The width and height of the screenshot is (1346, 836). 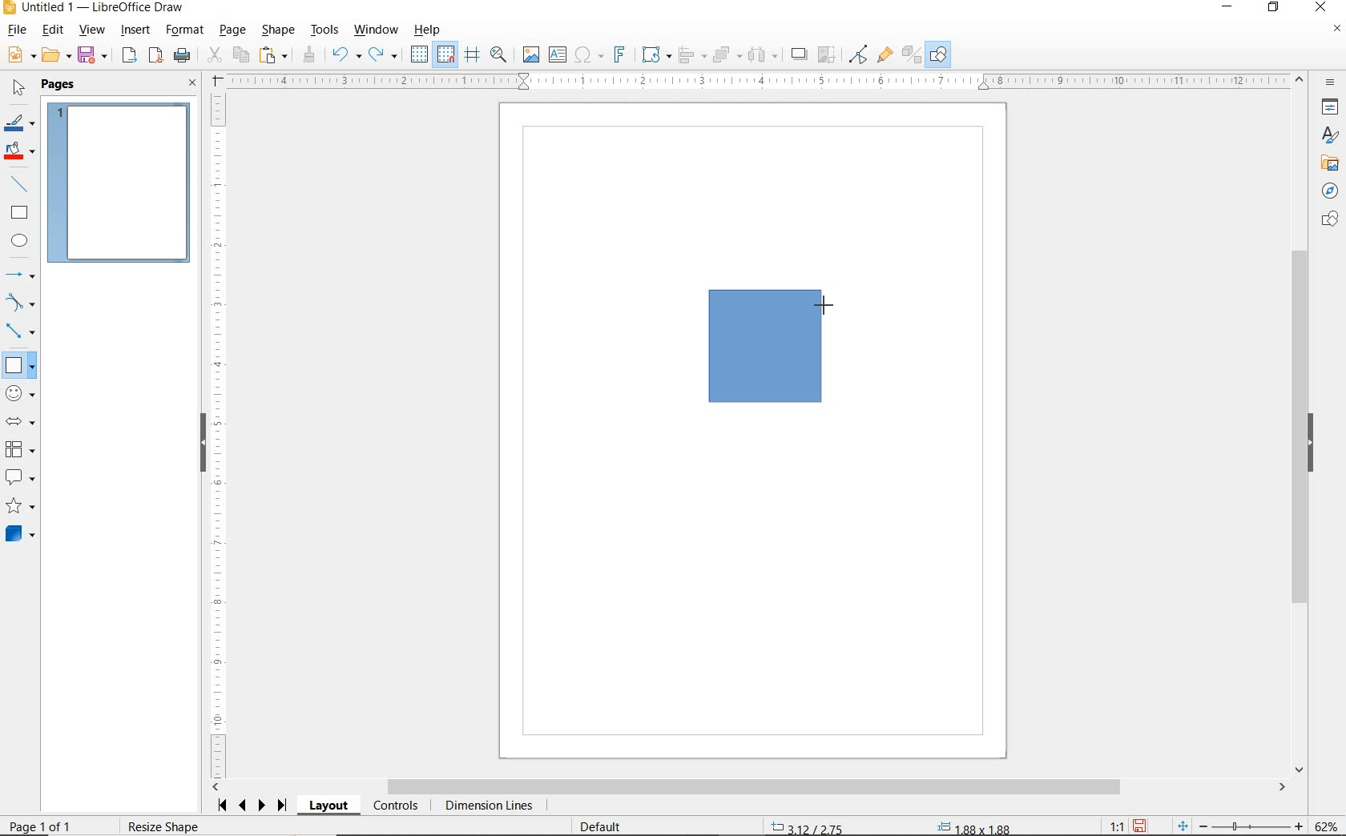 What do you see at coordinates (557, 55) in the screenshot?
I see `INSERT TEXT BOX` at bounding box center [557, 55].